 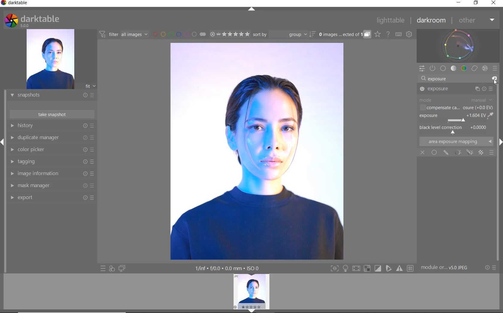 I want to click on COLOR, so click(x=464, y=68).